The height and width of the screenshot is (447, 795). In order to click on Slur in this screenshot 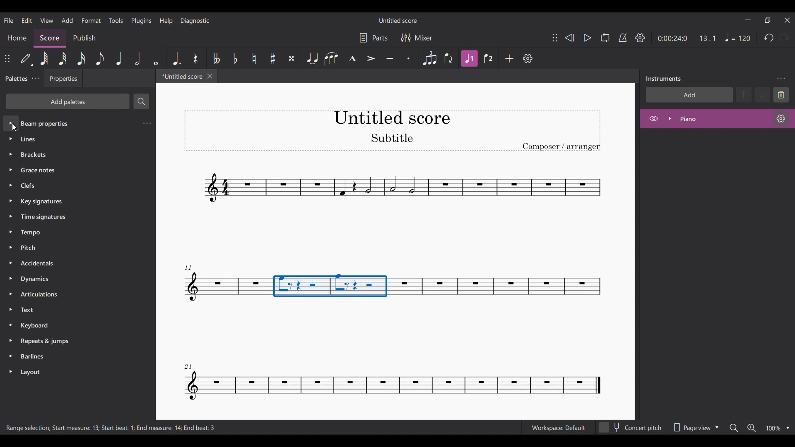, I will do `click(332, 58)`.